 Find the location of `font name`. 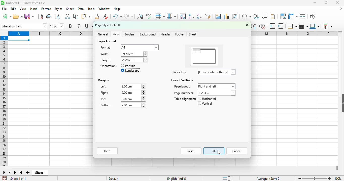

font name is located at coordinates (24, 26).